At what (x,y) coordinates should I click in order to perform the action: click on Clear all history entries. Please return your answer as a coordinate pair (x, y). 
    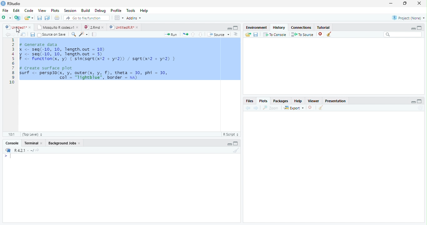
    Looking at the image, I should click on (329, 34).